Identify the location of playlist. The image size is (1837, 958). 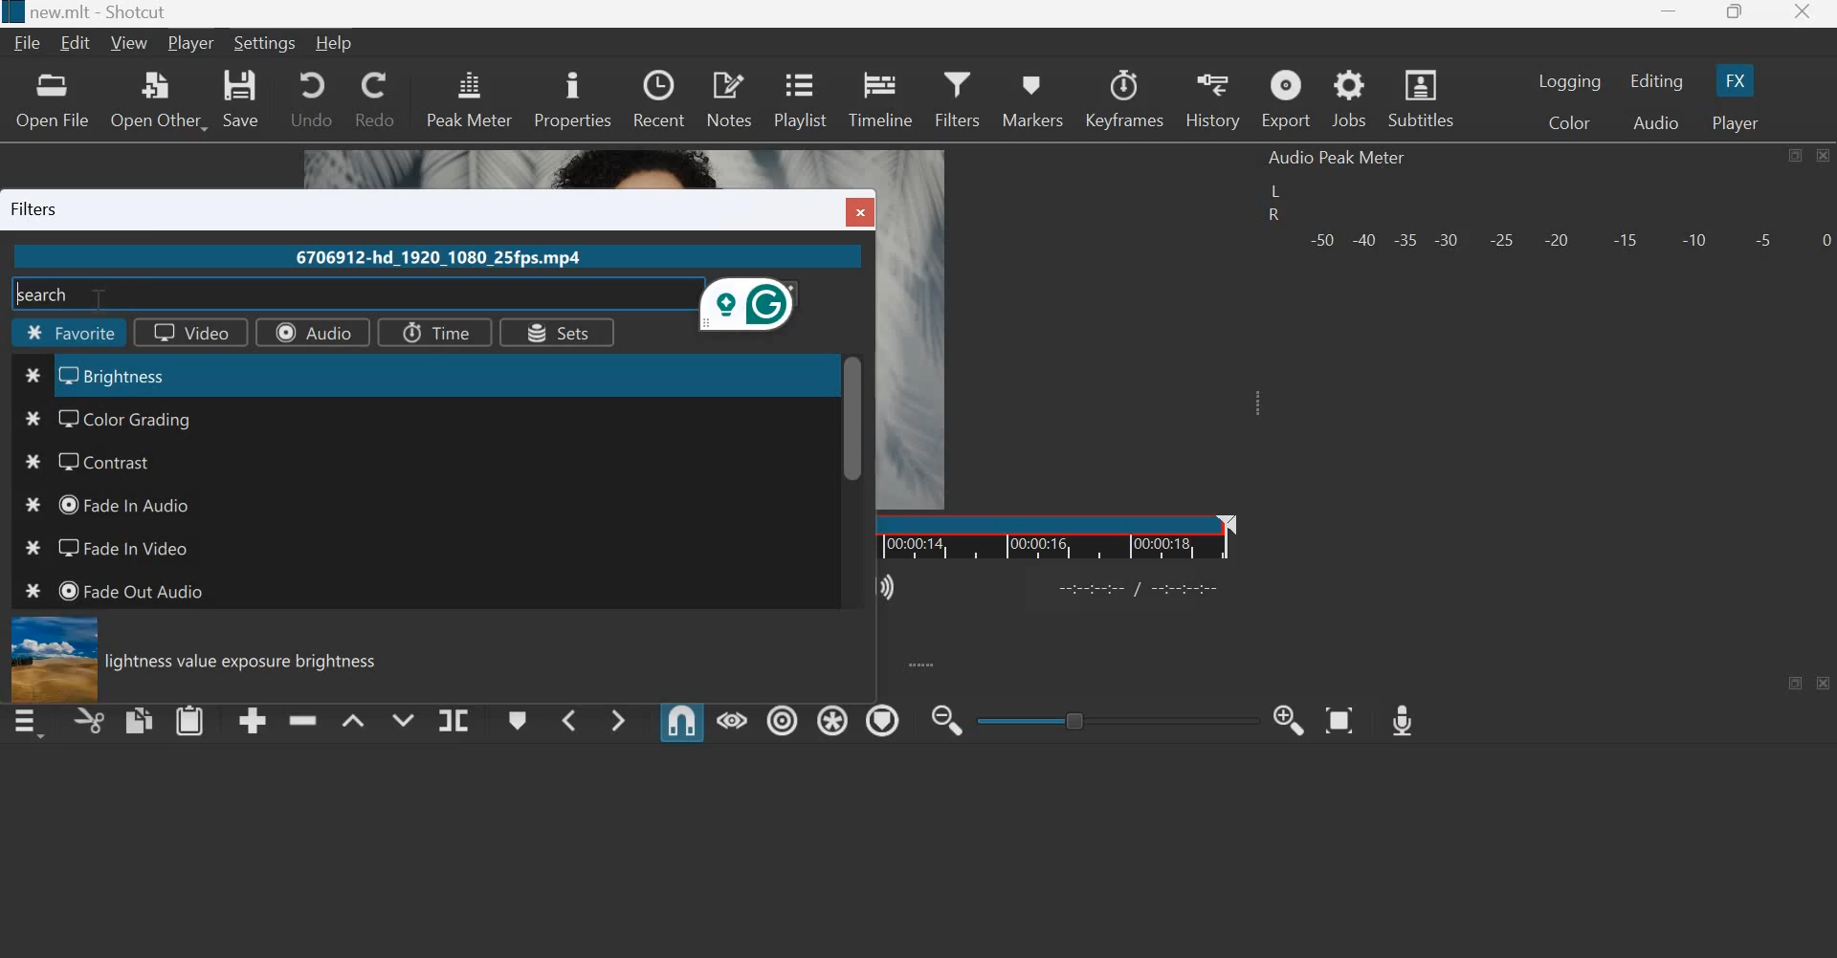
(799, 97).